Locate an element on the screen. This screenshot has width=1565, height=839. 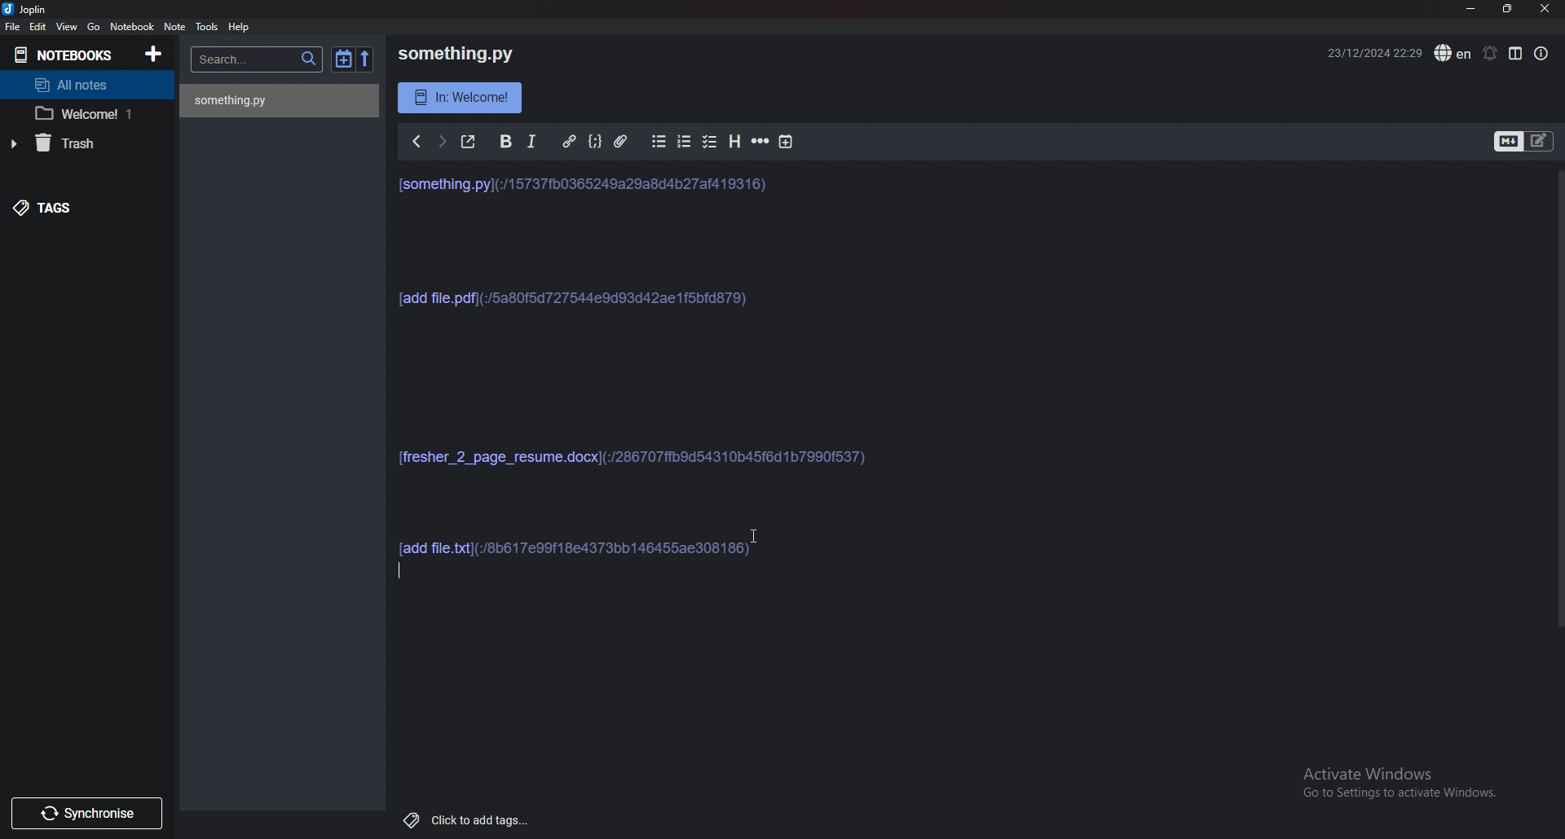
23/12/2024 22:29 is located at coordinates (1363, 55).